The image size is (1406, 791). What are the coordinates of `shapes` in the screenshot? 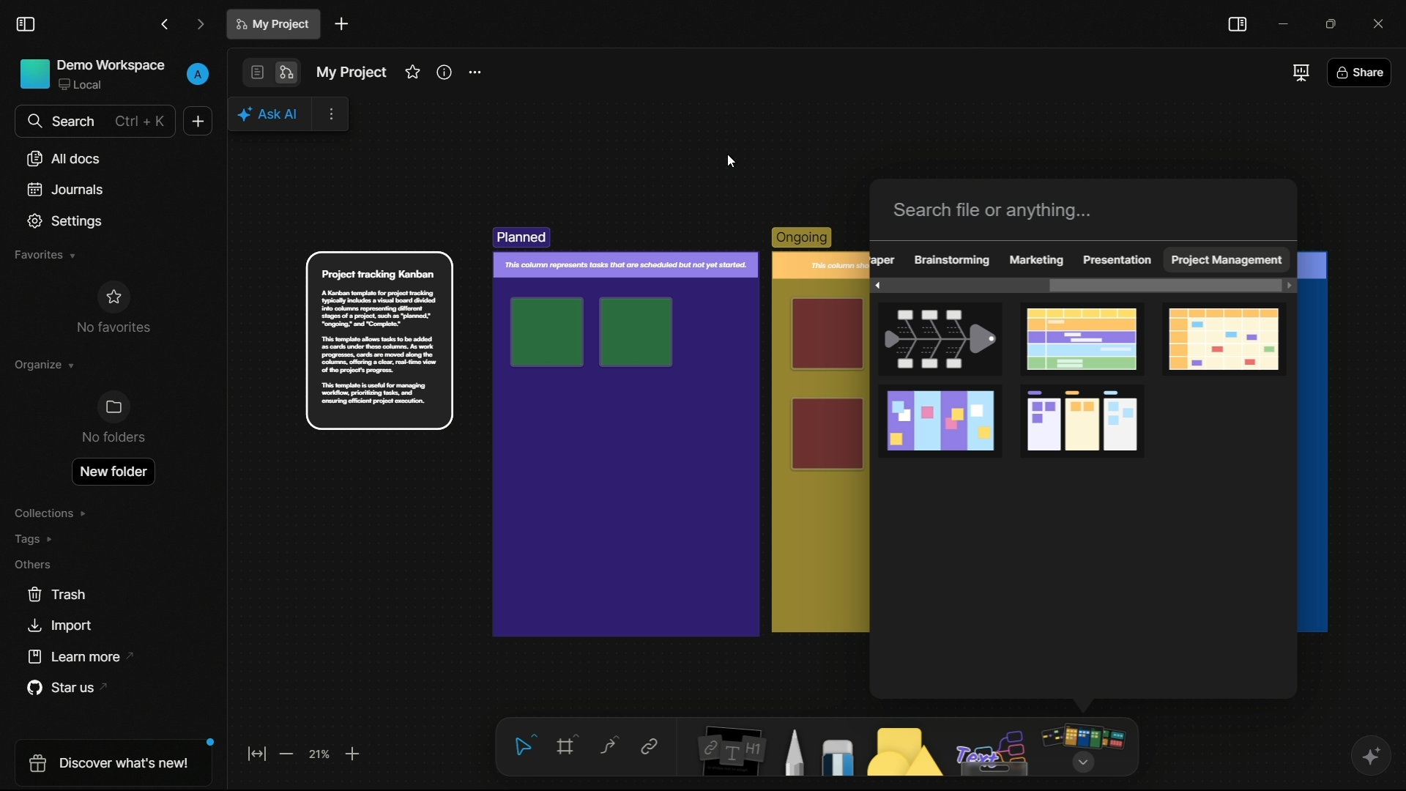 It's located at (901, 751).